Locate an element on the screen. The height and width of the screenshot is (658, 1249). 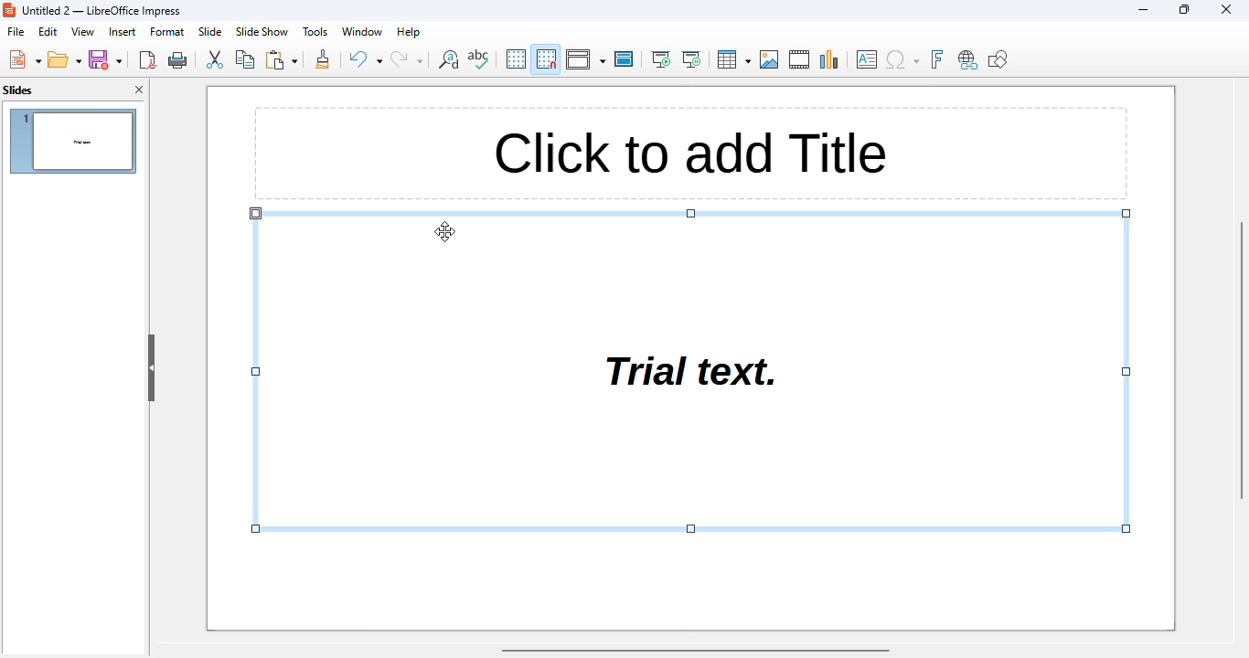
export directly as PDF is located at coordinates (148, 59).